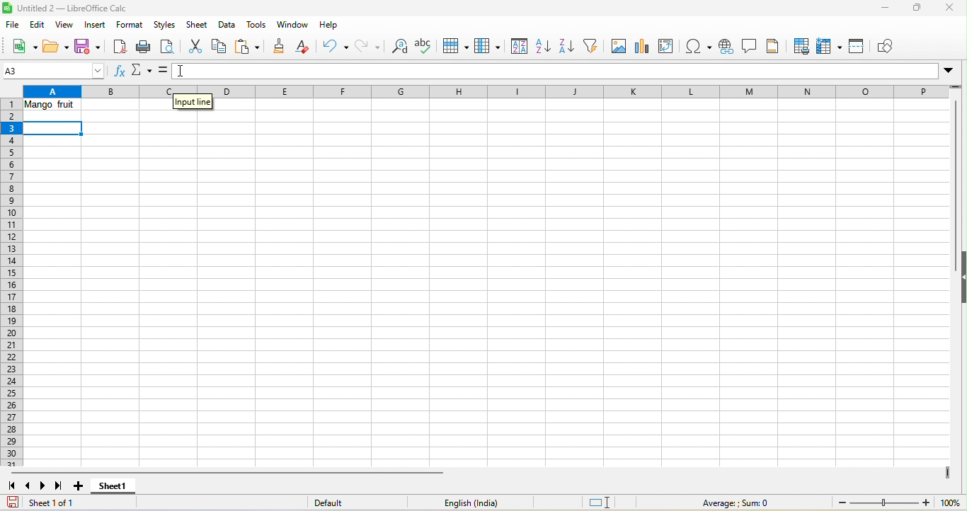  Describe the element at coordinates (83, 486) in the screenshot. I see `add sheet` at that location.